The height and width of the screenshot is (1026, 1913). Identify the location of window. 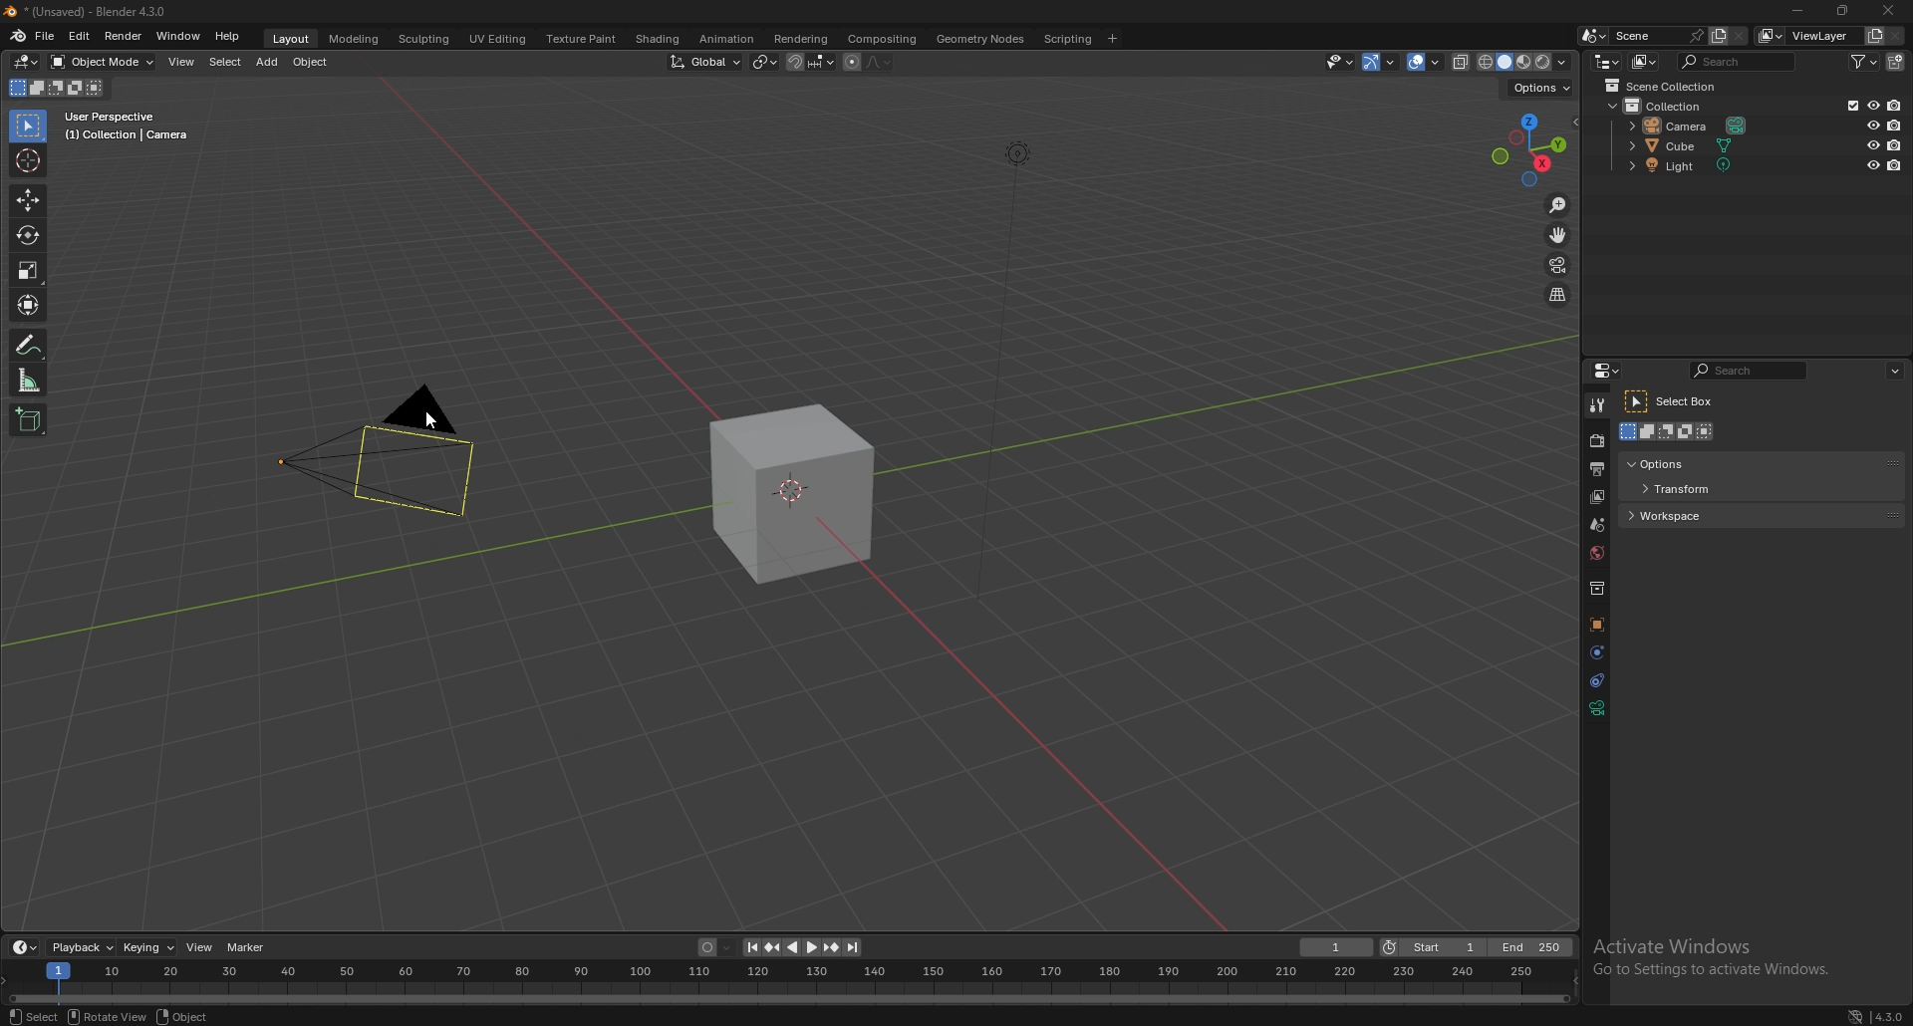
(180, 37).